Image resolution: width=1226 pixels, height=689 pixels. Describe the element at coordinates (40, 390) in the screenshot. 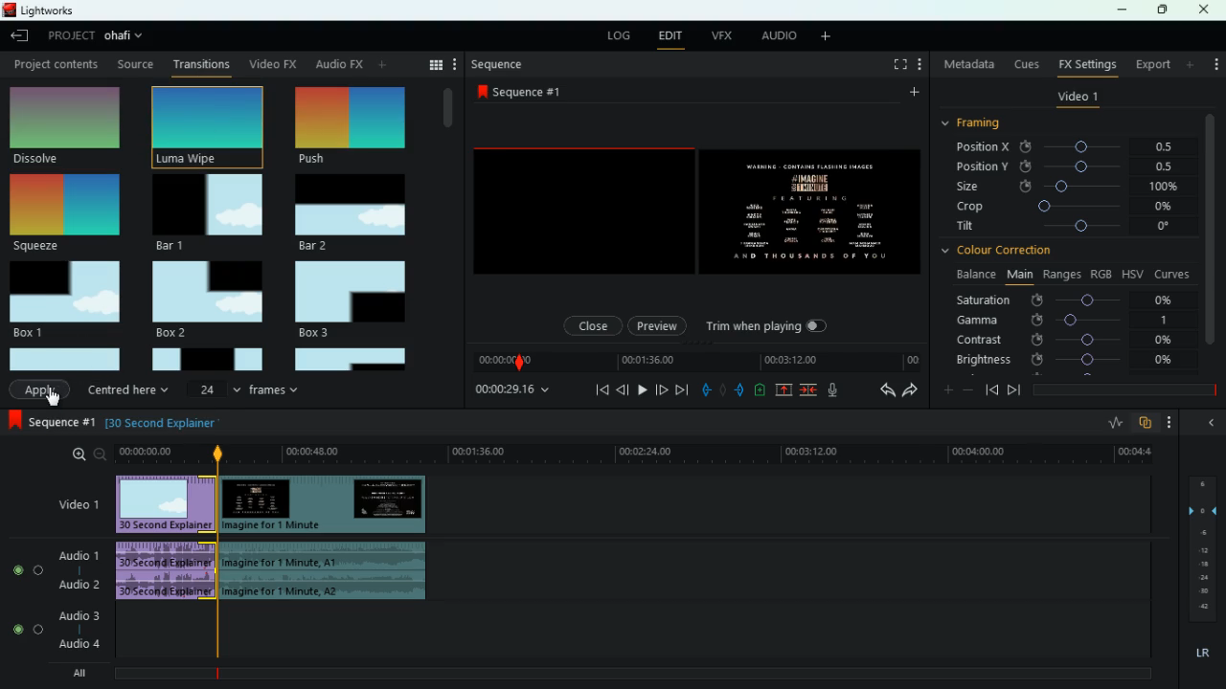

I see `Apply` at that location.